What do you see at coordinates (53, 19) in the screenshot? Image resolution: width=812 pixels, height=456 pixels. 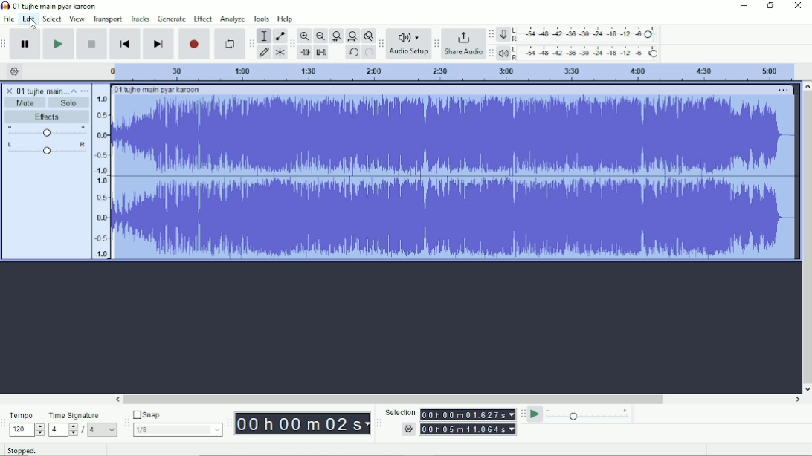 I see `Select` at bounding box center [53, 19].